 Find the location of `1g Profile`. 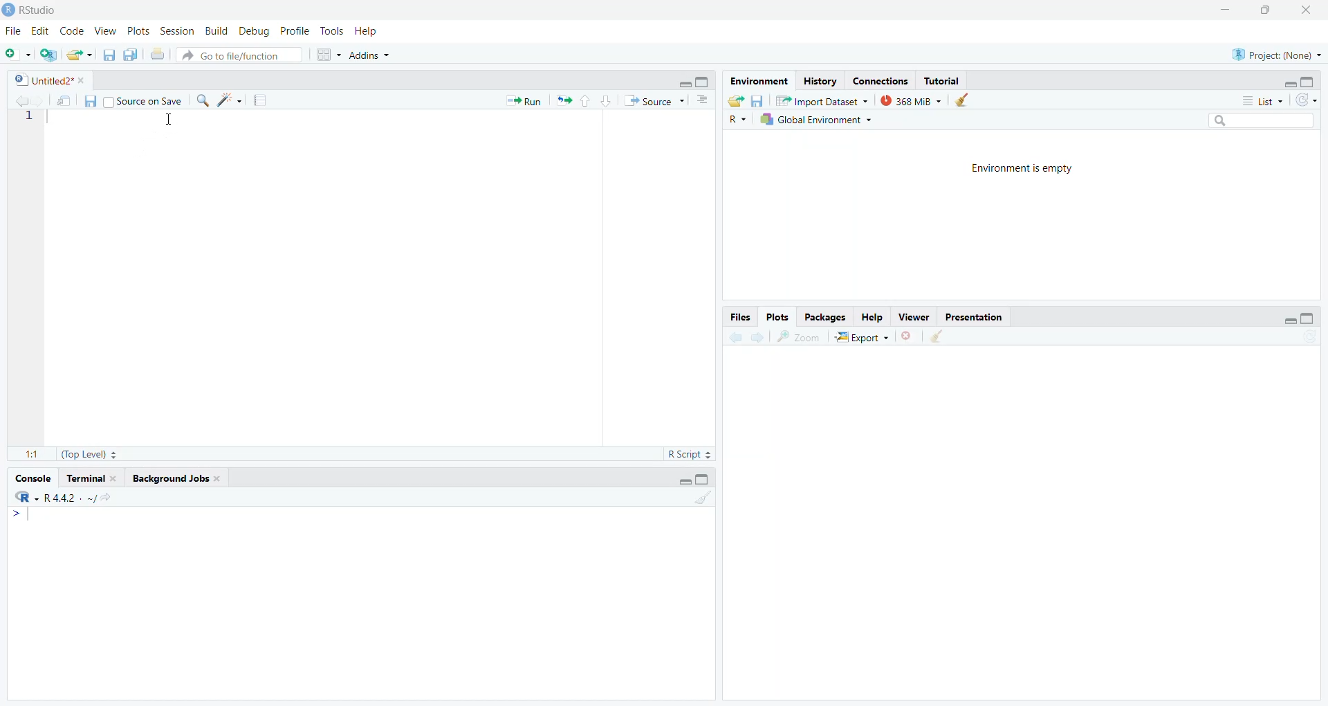

1g Profile is located at coordinates (295, 32).